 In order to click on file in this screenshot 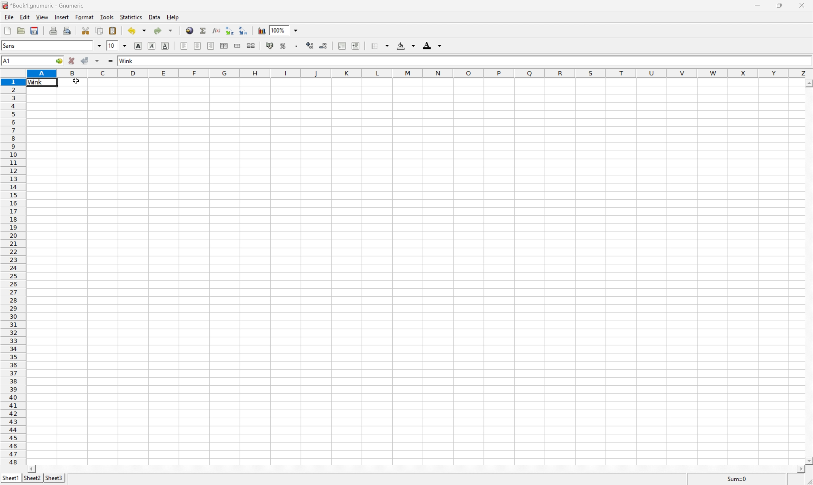, I will do `click(8, 17)`.